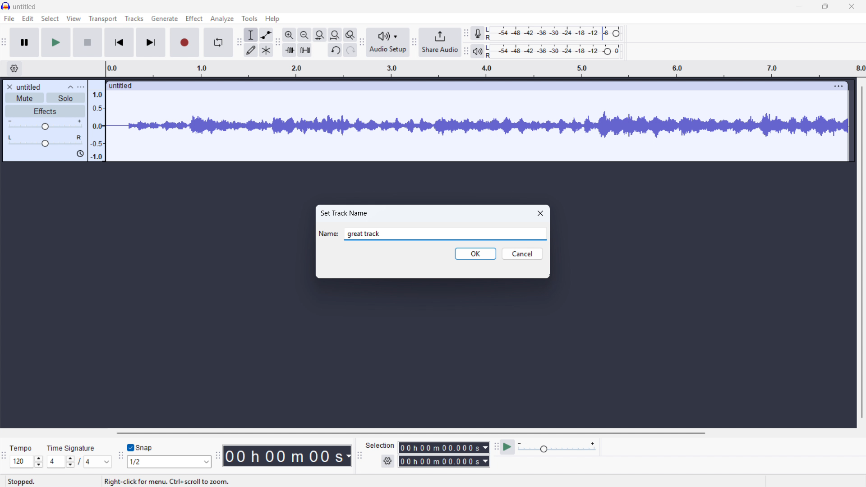  Describe the element at coordinates (164, 18) in the screenshot. I see `Generate ` at that location.